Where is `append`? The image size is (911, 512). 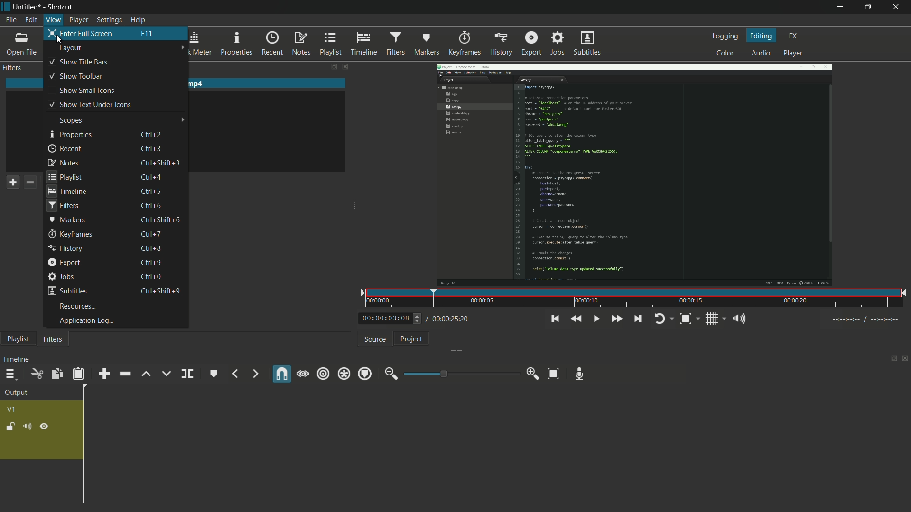 append is located at coordinates (105, 373).